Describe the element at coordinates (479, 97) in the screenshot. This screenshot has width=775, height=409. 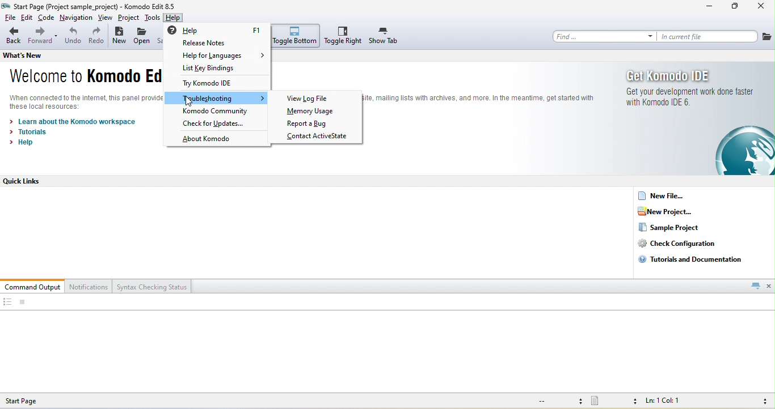
I see `text` at that location.